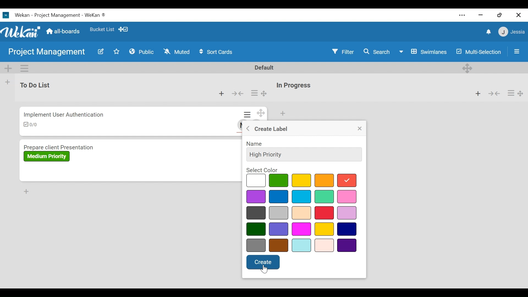 This screenshot has height=297, width=528. I want to click on Create label, so click(272, 128).